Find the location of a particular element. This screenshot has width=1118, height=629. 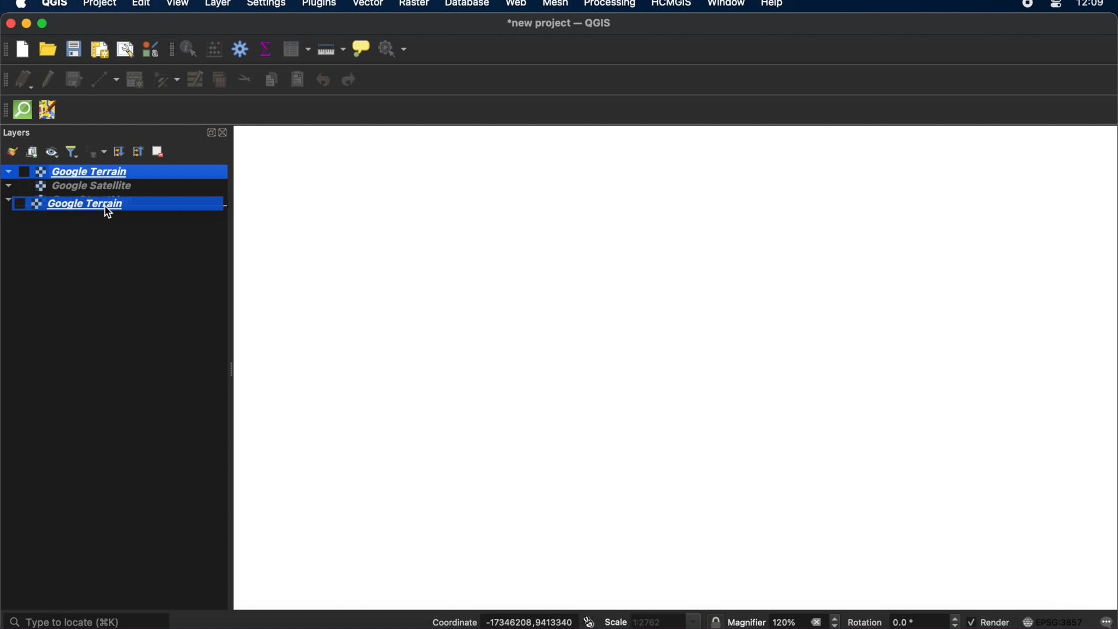

hidden toolbar is located at coordinates (7, 110).